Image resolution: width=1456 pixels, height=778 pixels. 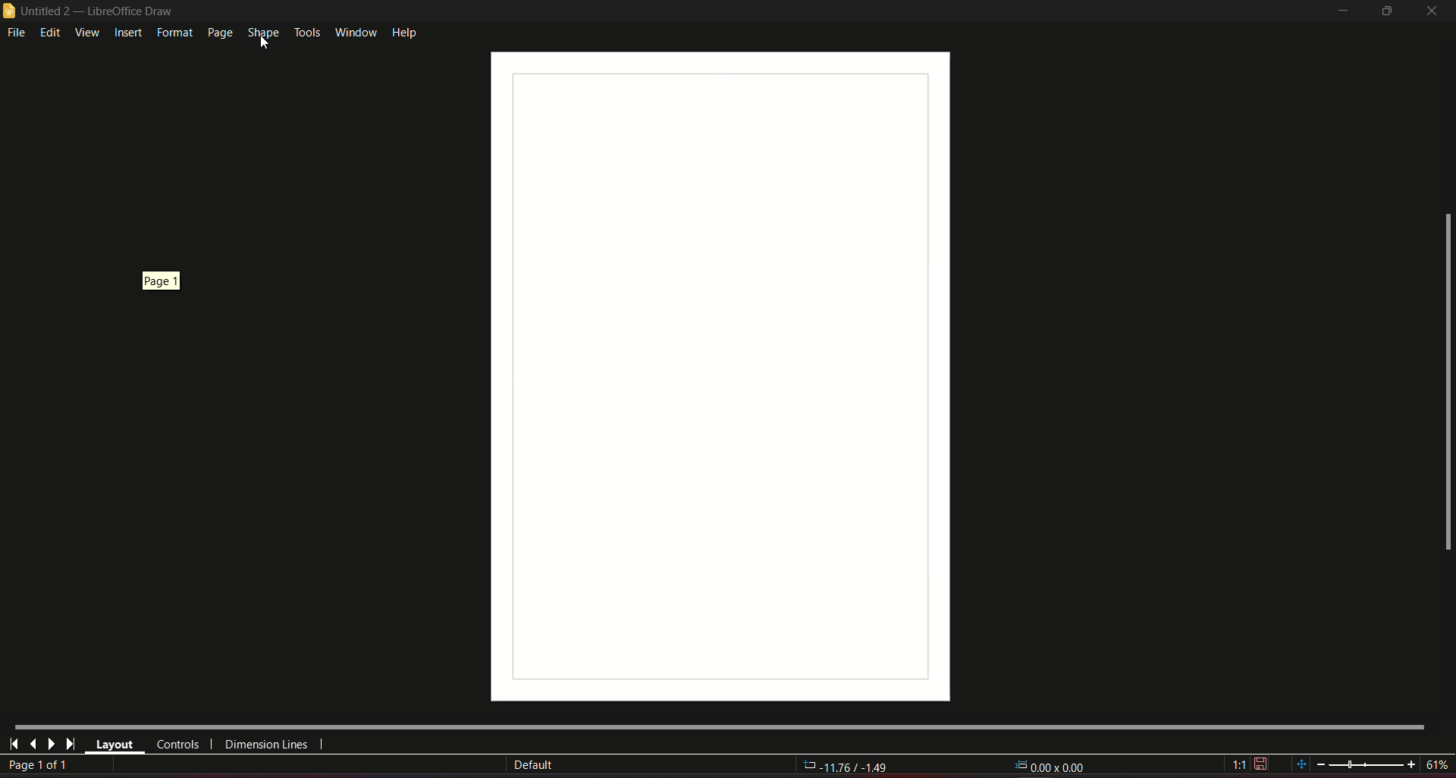 What do you see at coordinates (173, 33) in the screenshot?
I see `format` at bounding box center [173, 33].